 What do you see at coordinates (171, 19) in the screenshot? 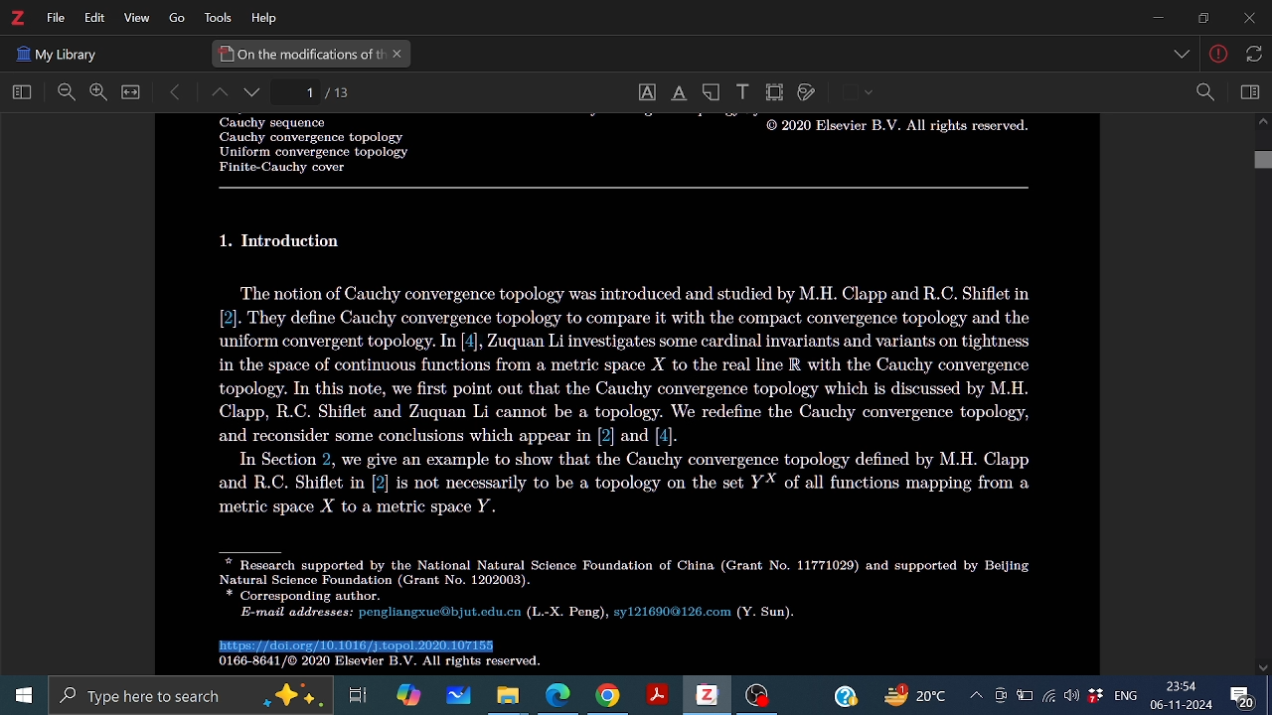
I see `` at bounding box center [171, 19].